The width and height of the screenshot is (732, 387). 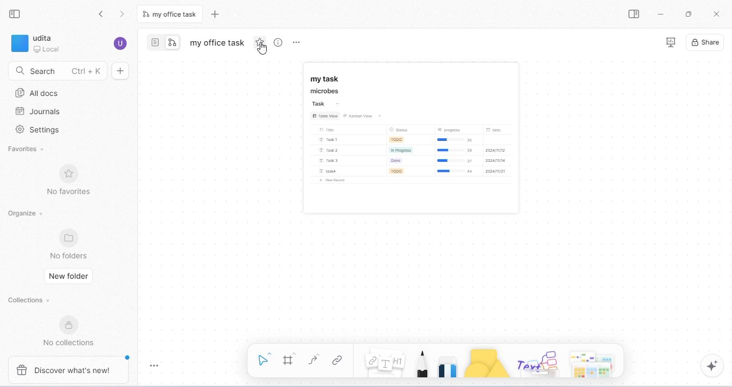 What do you see at coordinates (173, 42) in the screenshot?
I see `edgeless mode ` at bounding box center [173, 42].